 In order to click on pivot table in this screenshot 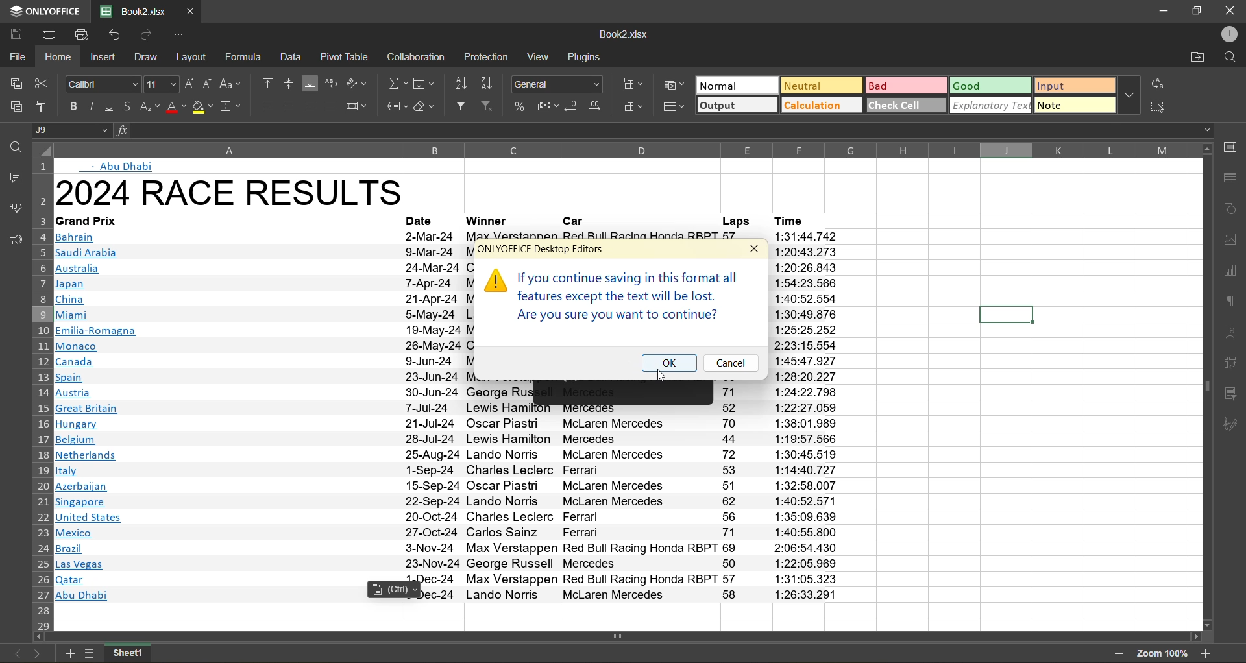, I will do `click(1232, 365)`.